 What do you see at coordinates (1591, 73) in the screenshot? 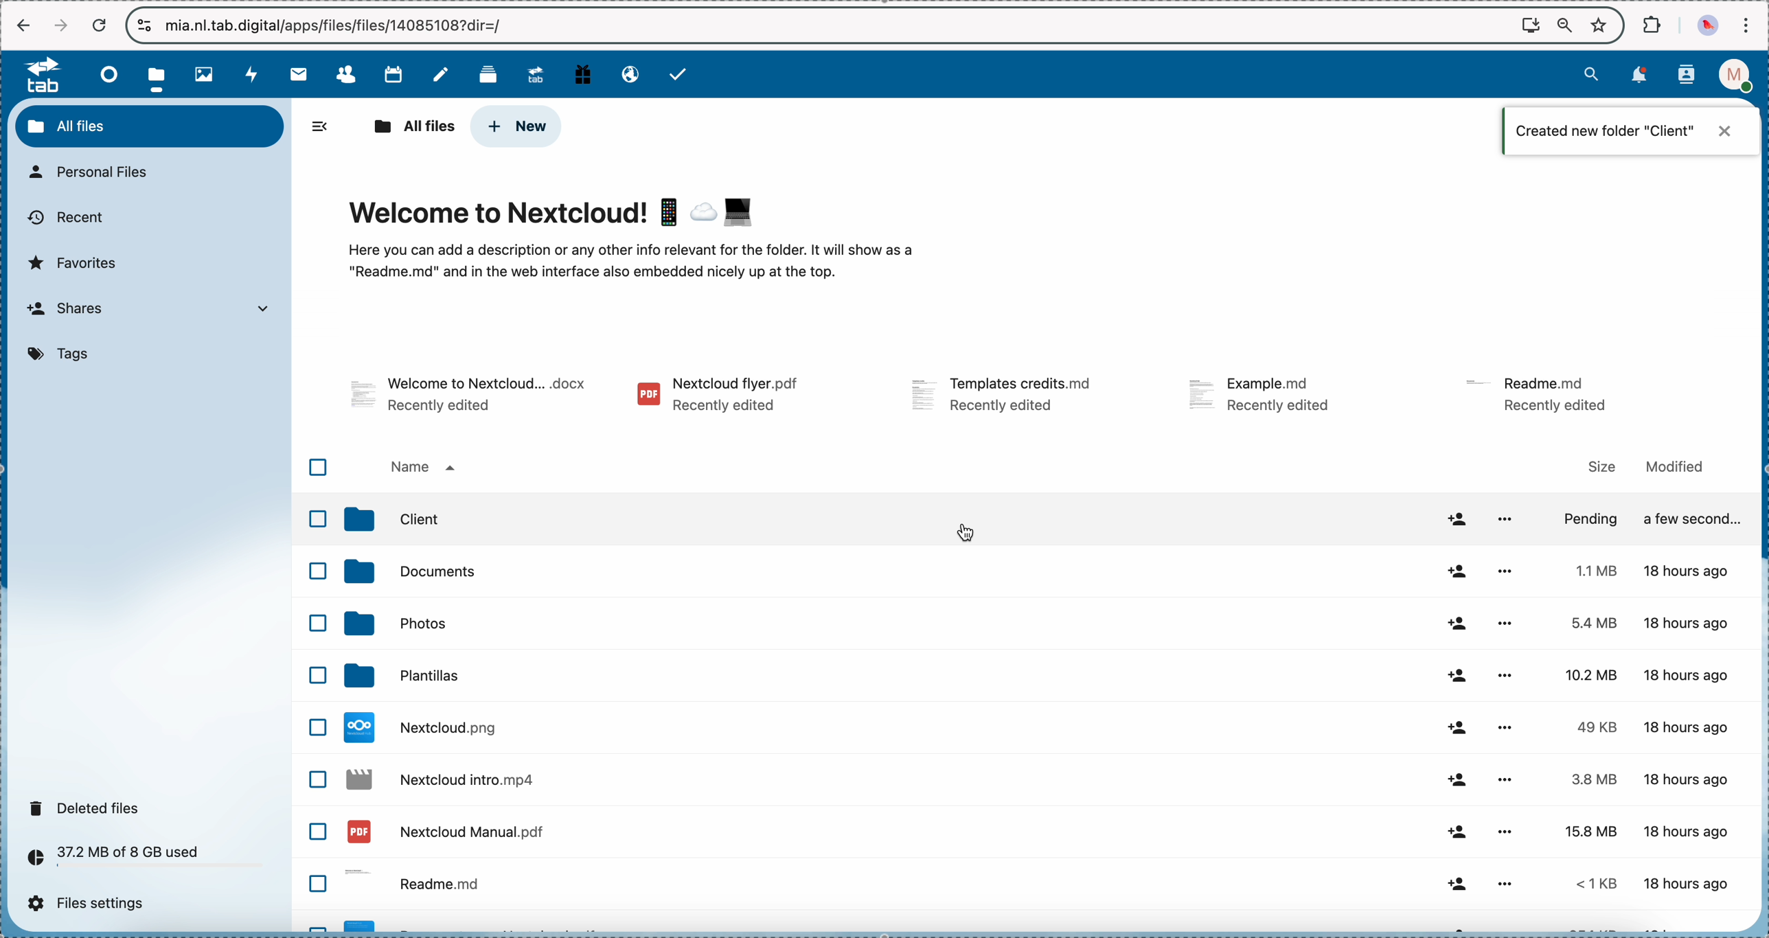
I see `search` at bounding box center [1591, 73].